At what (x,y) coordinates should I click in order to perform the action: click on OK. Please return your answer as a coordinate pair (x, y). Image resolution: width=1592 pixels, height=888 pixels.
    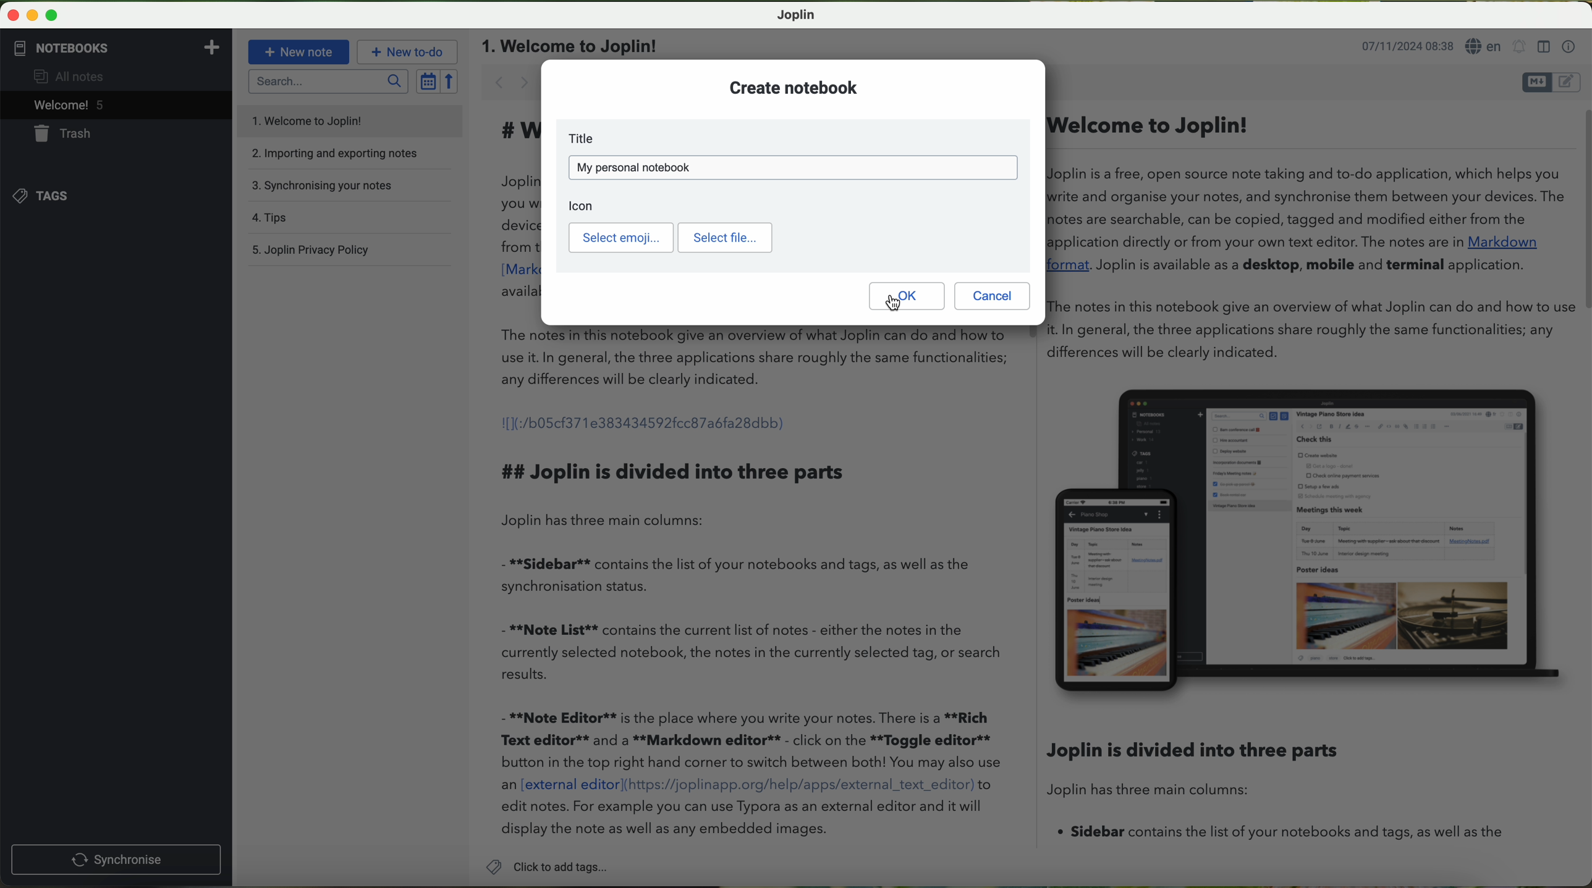
    Looking at the image, I should click on (905, 296).